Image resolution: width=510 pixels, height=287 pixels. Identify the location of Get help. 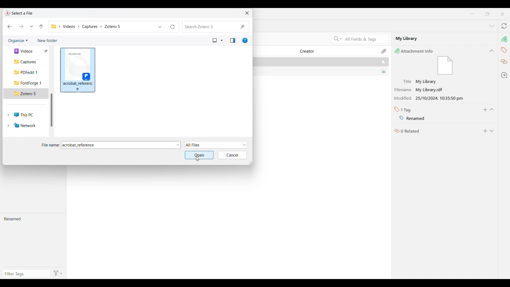
(245, 40).